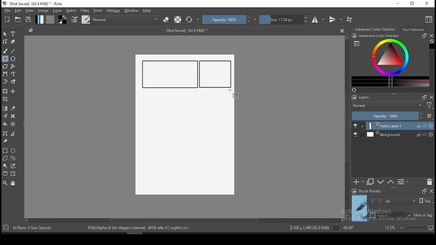  Describe the element at coordinates (400, 134) in the screenshot. I see `layer` at that location.